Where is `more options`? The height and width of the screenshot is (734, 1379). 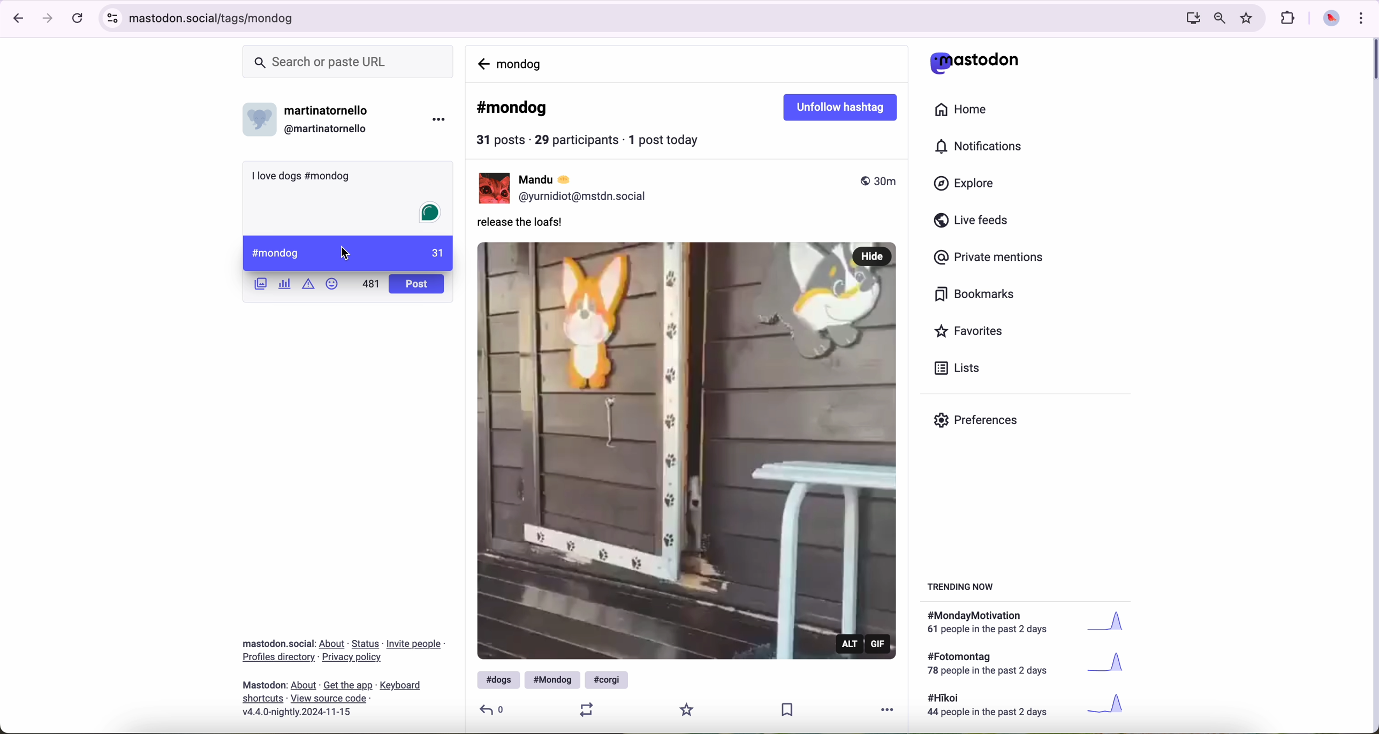 more options is located at coordinates (892, 708).